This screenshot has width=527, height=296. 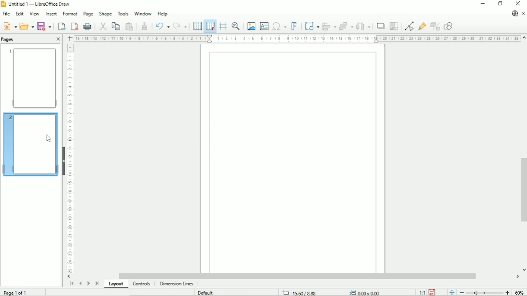 I want to click on Insert text box, so click(x=264, y=26).